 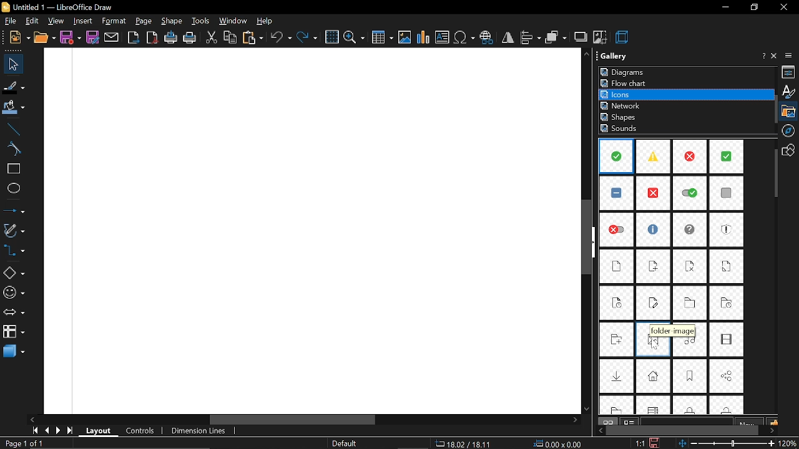 I want to click on copy, so click(x=230, y=39).